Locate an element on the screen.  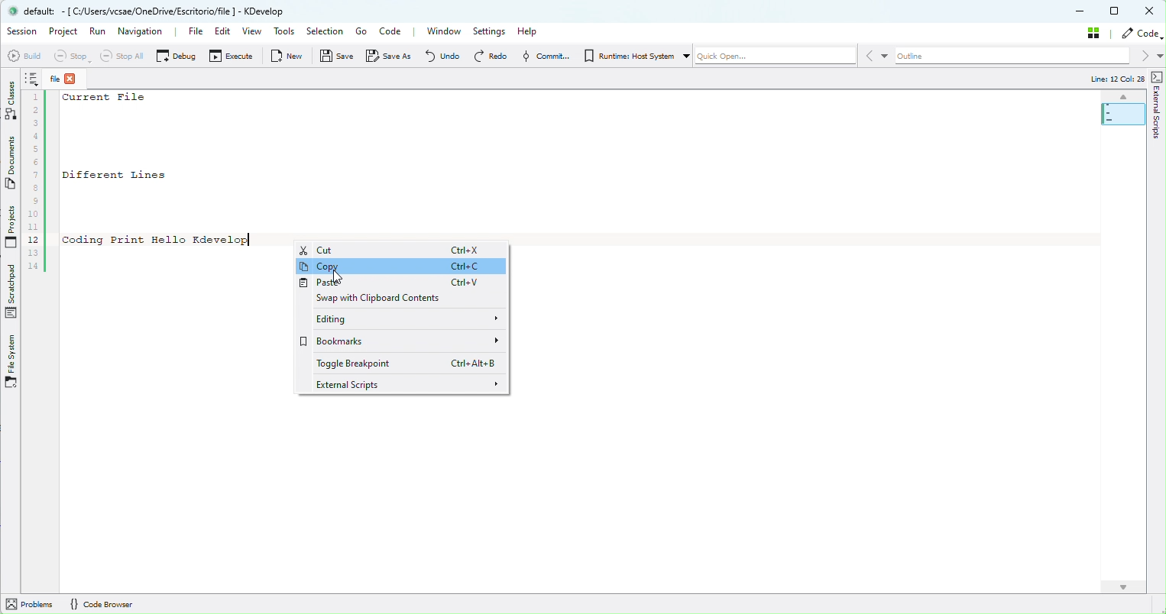
Stash is located at coordinates (1094, 32).